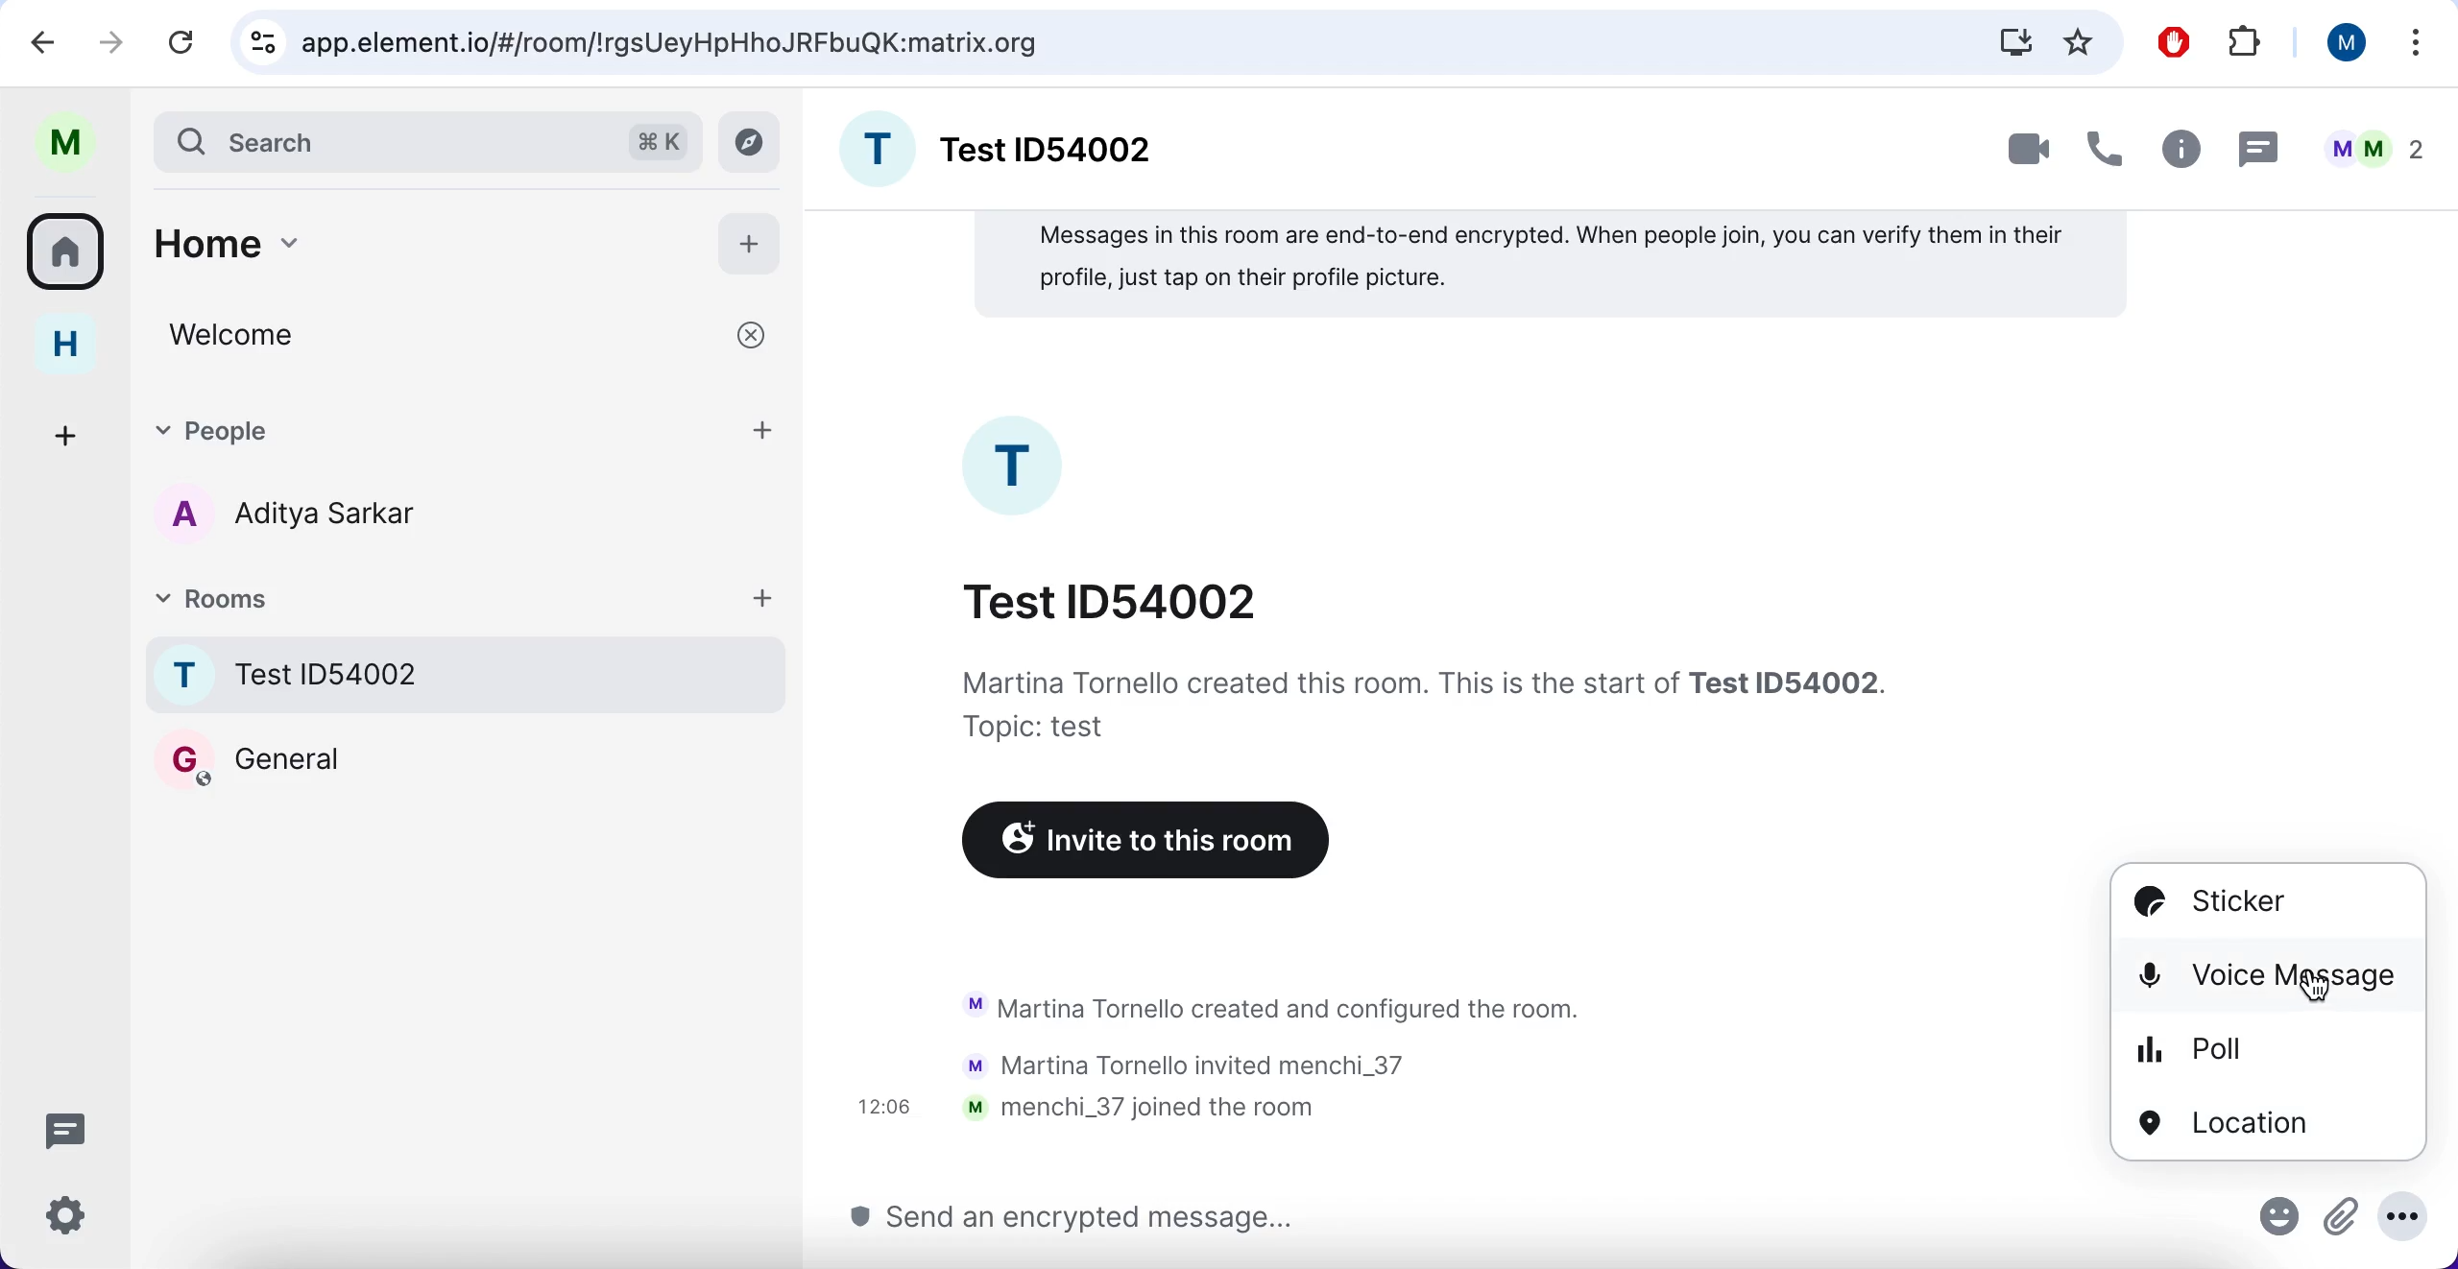 The height and width of the screenshot is (1269, 2458). I want to click on rooms, so click(470, 596).